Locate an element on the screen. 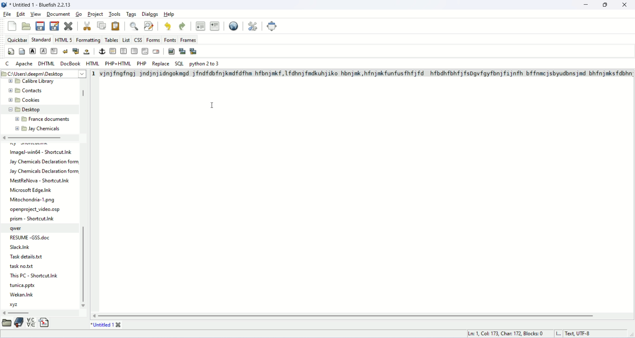  | vin)fngfng) jndjnjidngokmgd jfndfdbfnjkmdfdfhm hfbnjmkf,1fdhnjfmdkuhjiko hbnjmk , hfnymkfunfusfhfjfd hfbdhfbhfjfsbgvfgyfbnjfijnfh bffnmcjsbyudbnsjmd bhfnjmksfdb is located at coordinates (365, 74).